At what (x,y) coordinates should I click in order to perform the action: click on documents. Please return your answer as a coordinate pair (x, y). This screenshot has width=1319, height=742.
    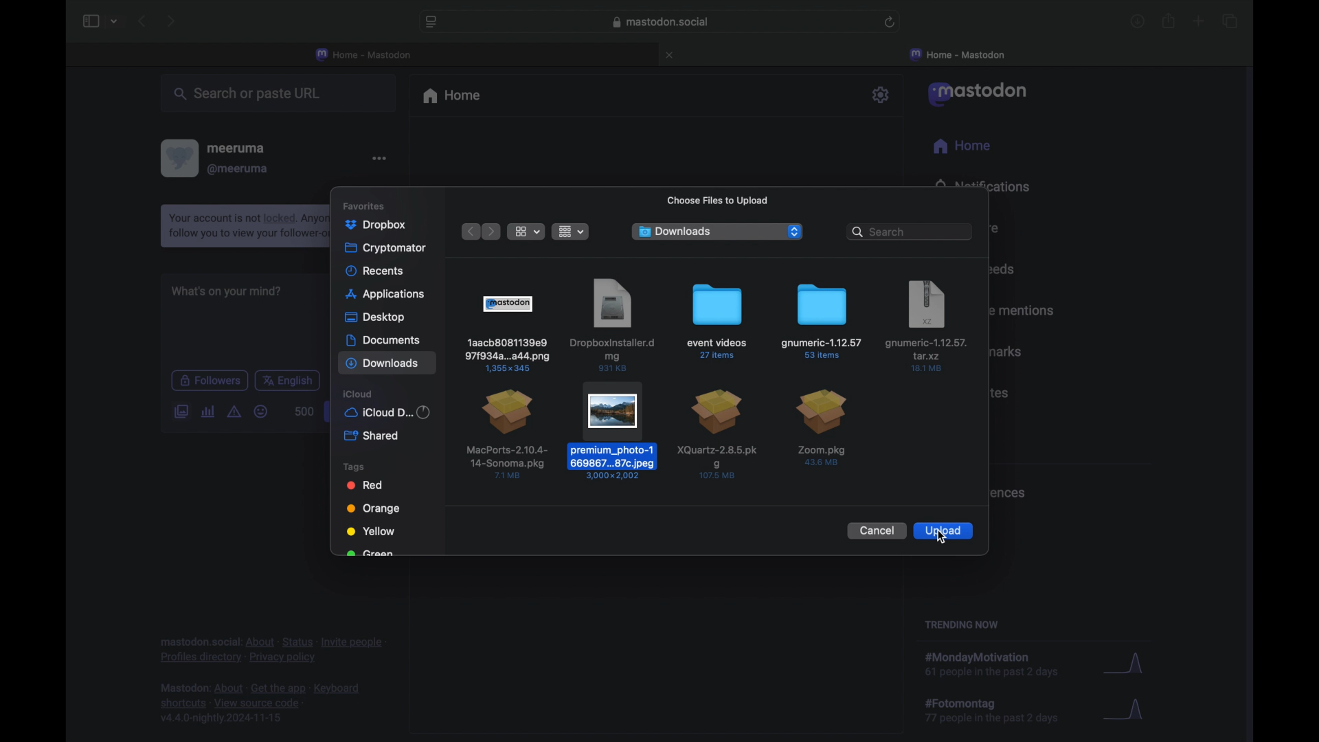
    Looking at the image, I should click on (383, 340).